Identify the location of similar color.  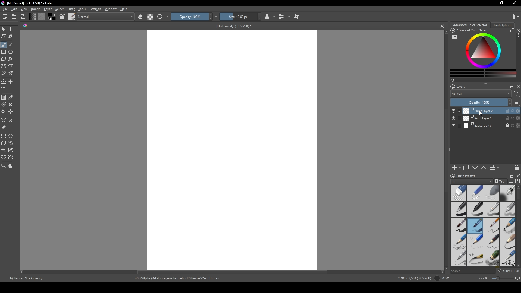
(12, 150).